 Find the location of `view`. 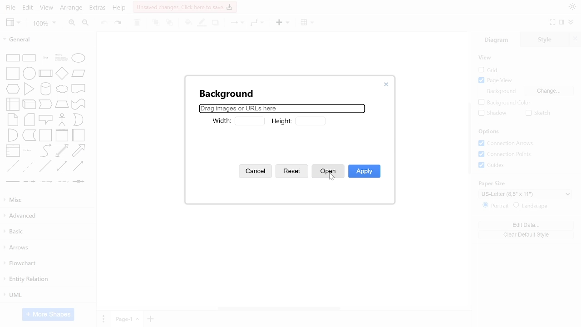

view is located at coordinates (13, 23).